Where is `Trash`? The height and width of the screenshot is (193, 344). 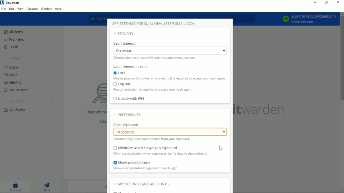 Trash is located at coordinates (12, 47).